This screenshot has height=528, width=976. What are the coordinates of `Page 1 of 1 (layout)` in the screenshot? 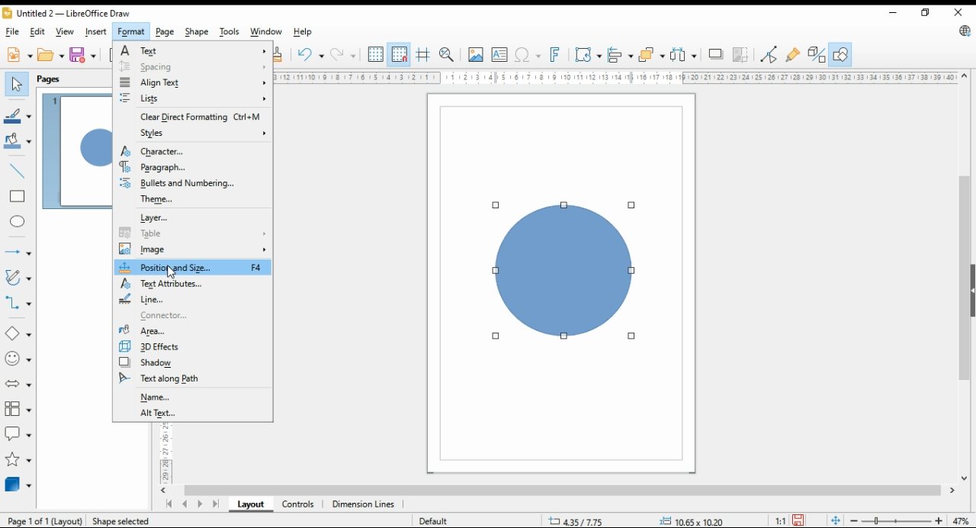 It's located at (46, 522).